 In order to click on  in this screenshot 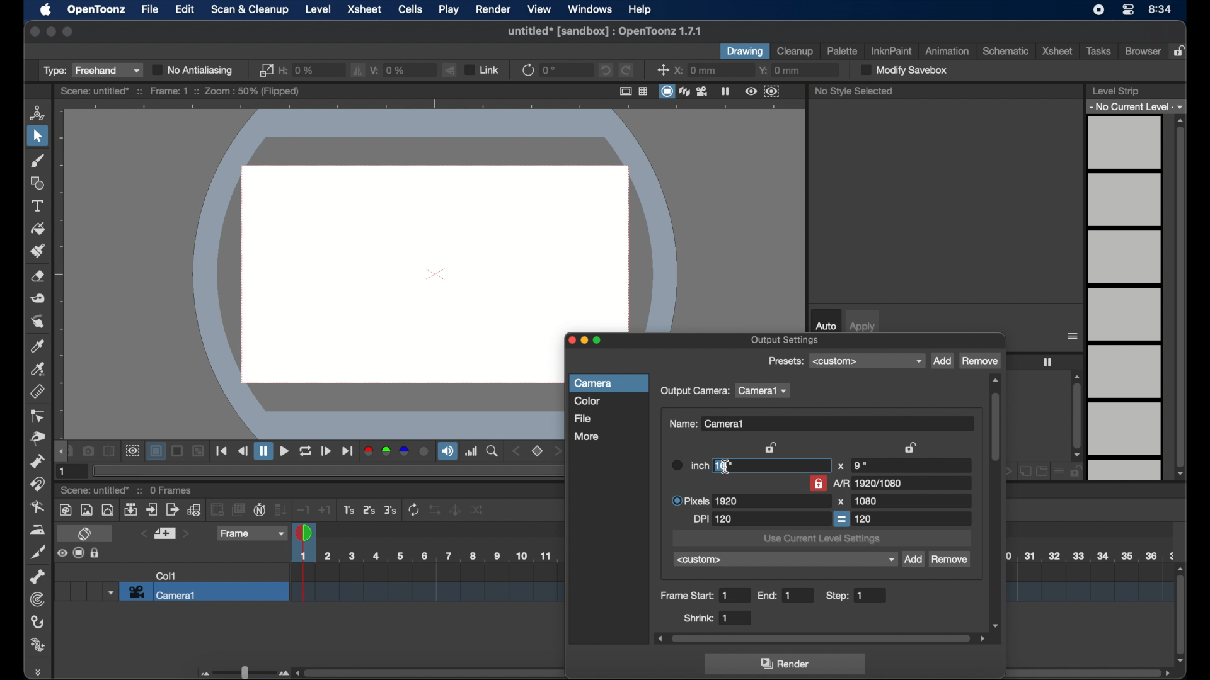, I will do `click(415, 510)`.